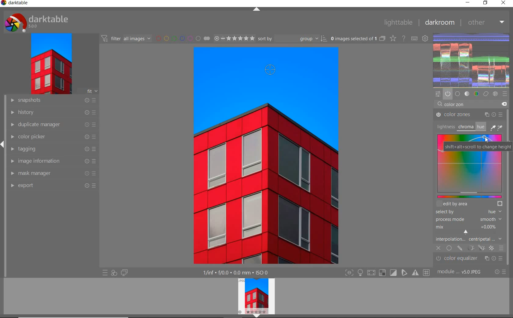 The height and width of the screenshot is (318, 513). What do you see at coordinates (467, 212) in the screenshot?
I see `SELECTED BY` at bounding box center [467, 212].